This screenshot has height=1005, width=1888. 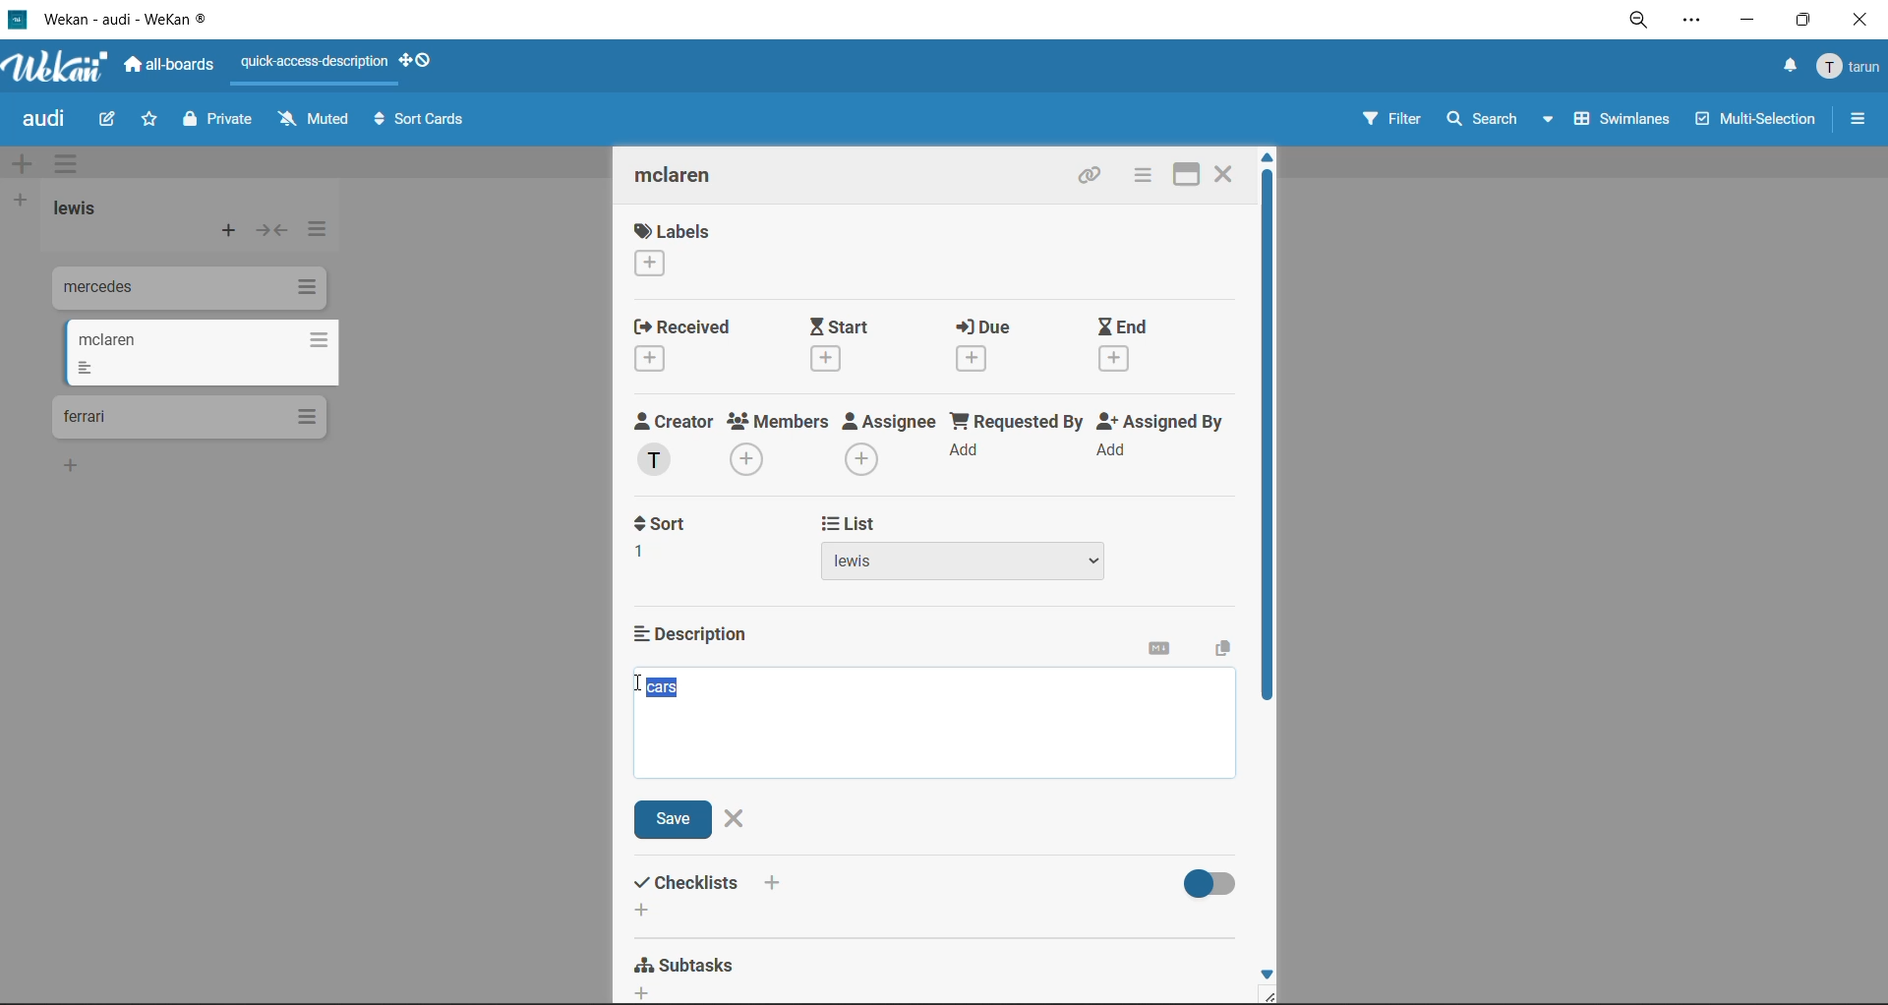 What do you see at coordinates (418, 124) in the screenshot?
I see `sort cards` at bounding box center [418, 124].